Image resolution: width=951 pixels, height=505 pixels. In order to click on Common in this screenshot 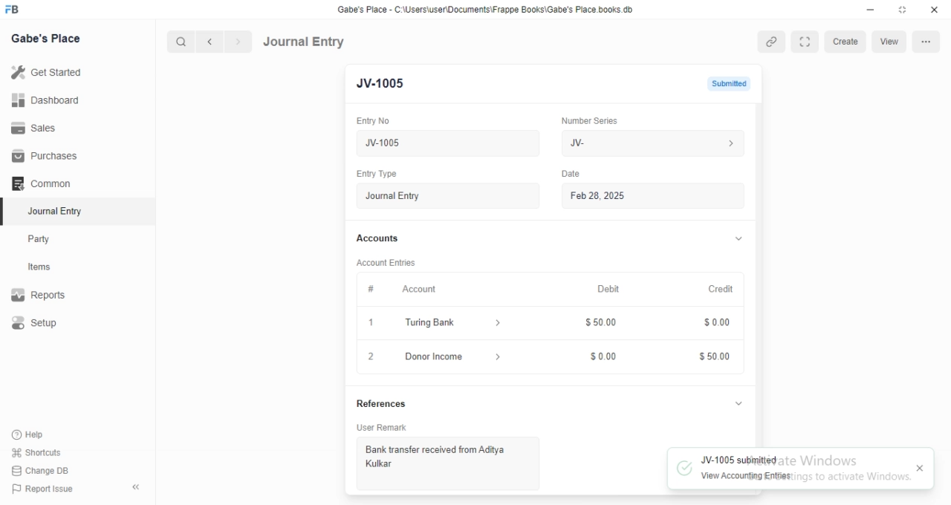, I will do `click(45, 183)`.